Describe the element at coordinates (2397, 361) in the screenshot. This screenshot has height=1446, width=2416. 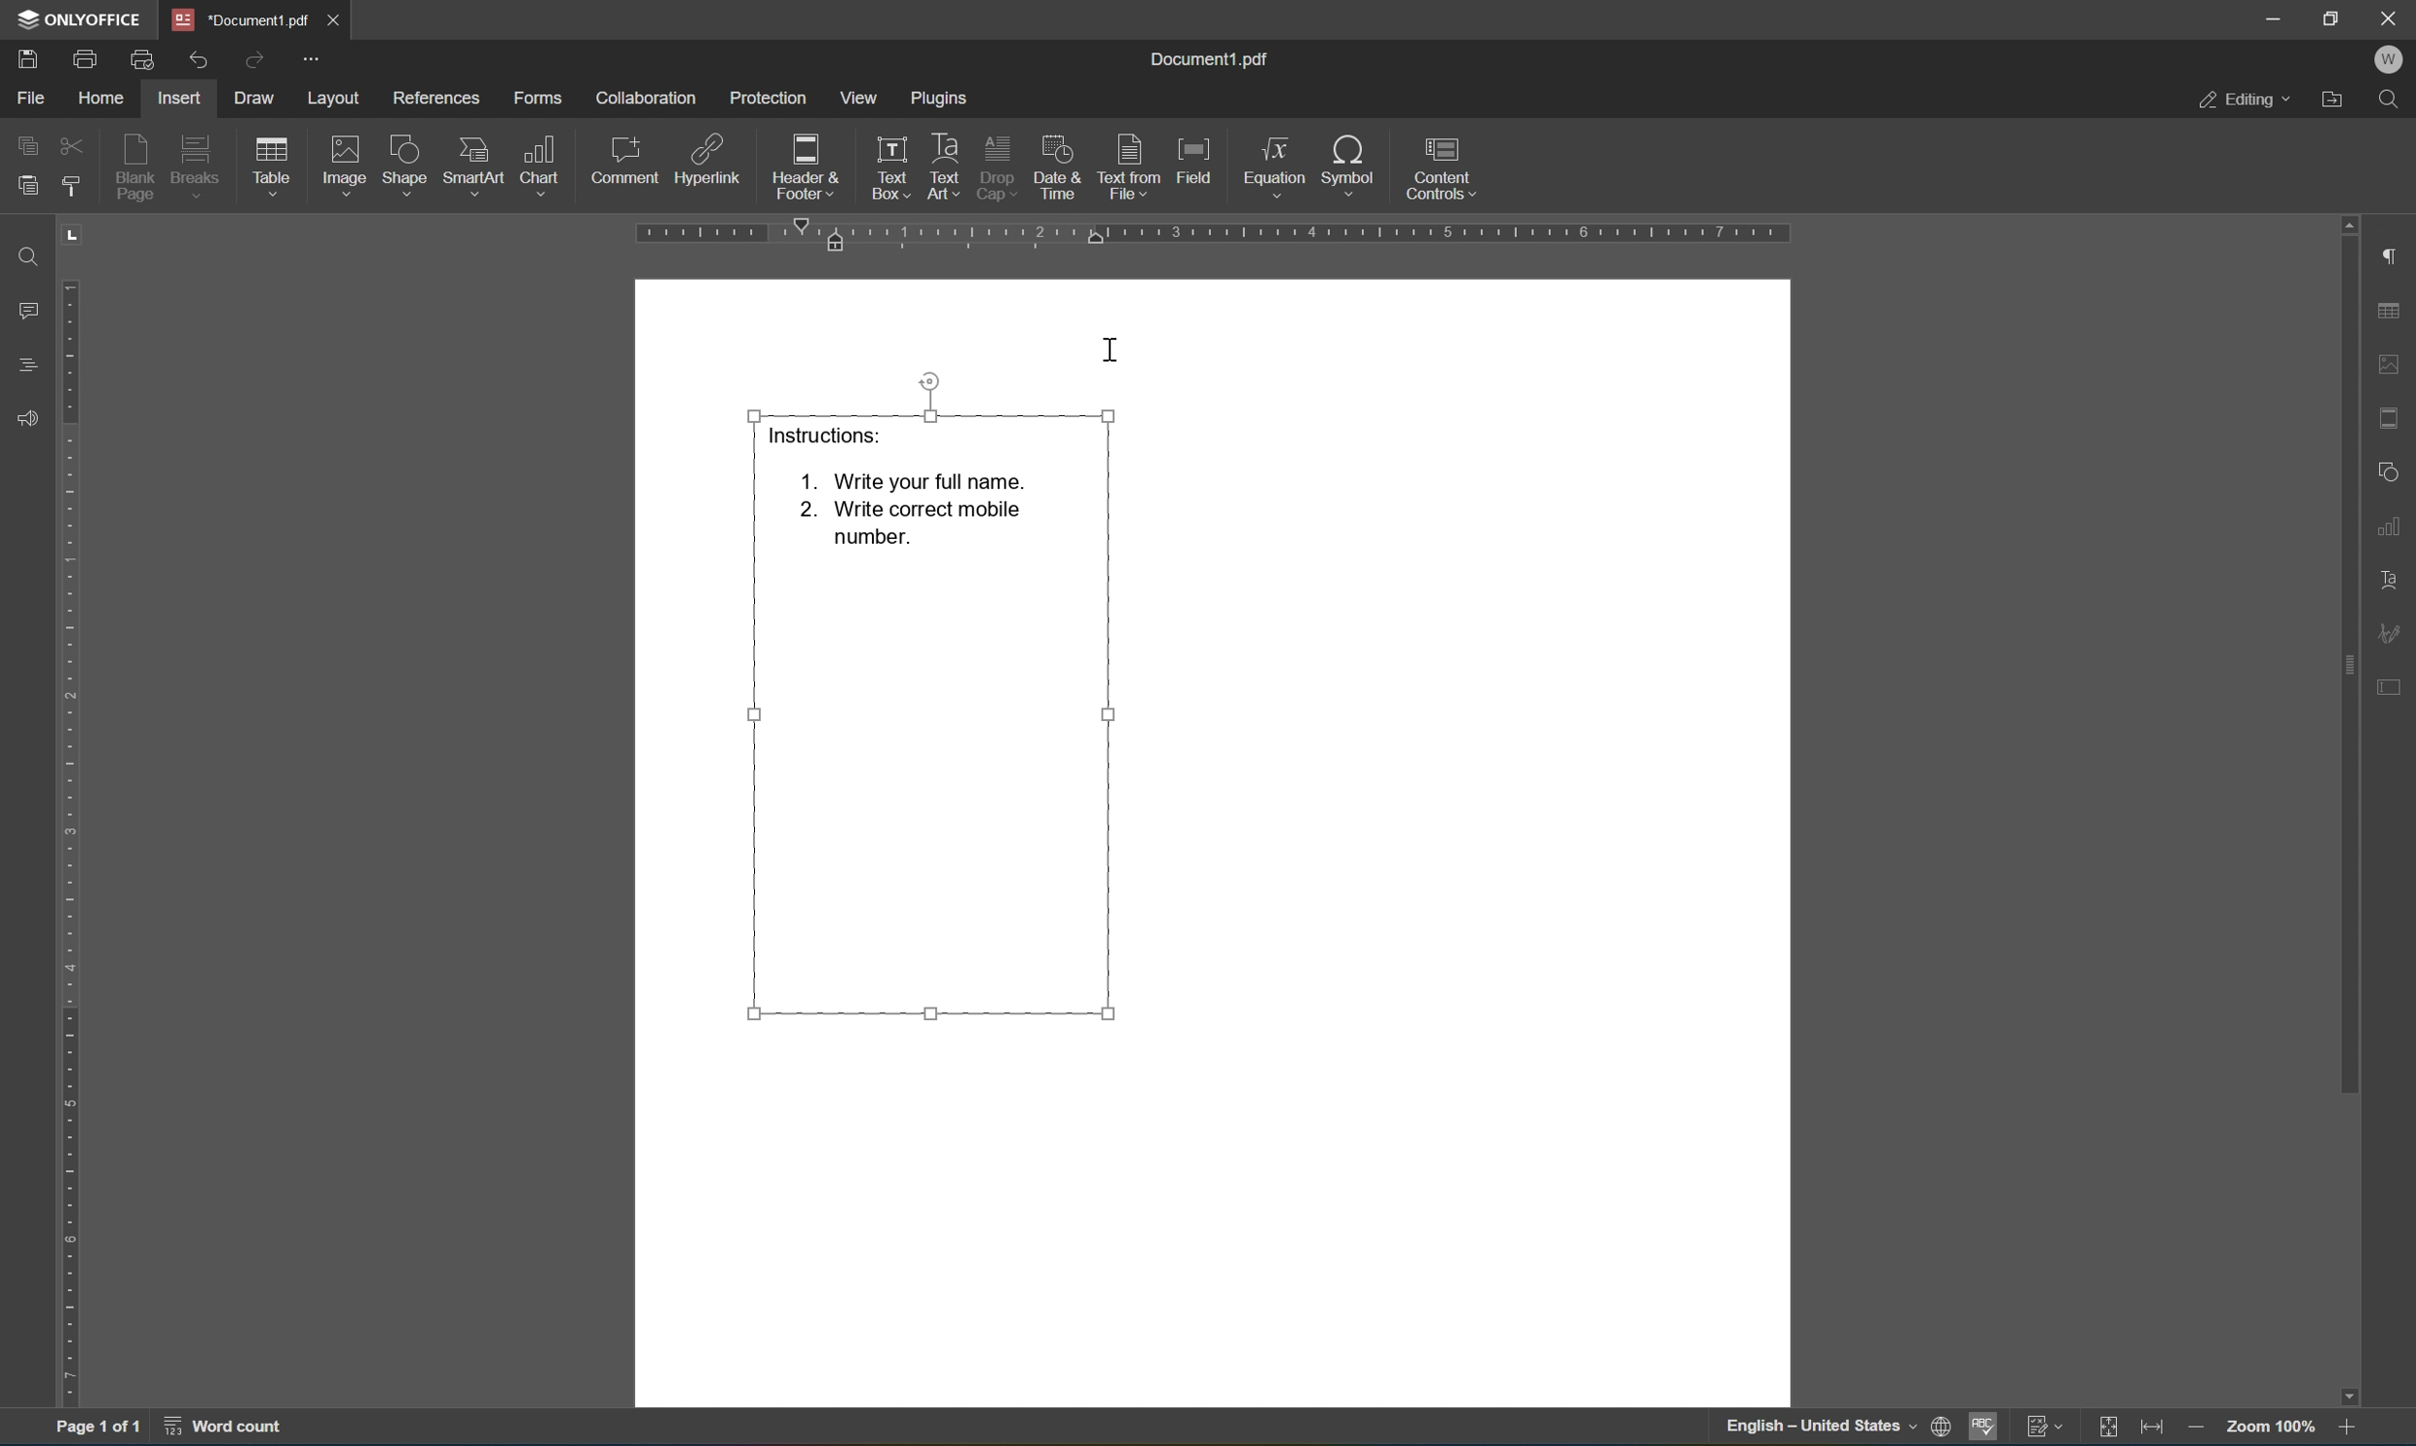
I see `Image settings` at that location.